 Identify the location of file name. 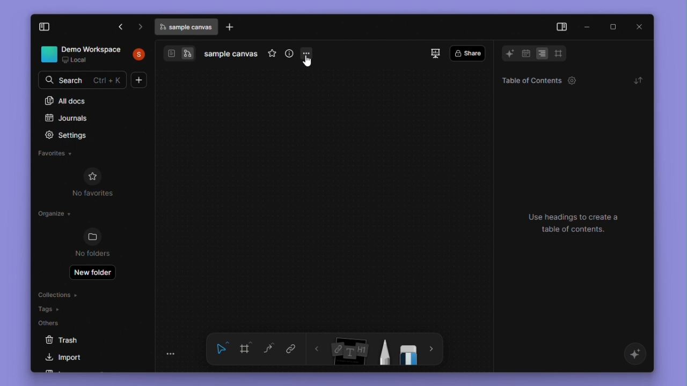
(187, 27).